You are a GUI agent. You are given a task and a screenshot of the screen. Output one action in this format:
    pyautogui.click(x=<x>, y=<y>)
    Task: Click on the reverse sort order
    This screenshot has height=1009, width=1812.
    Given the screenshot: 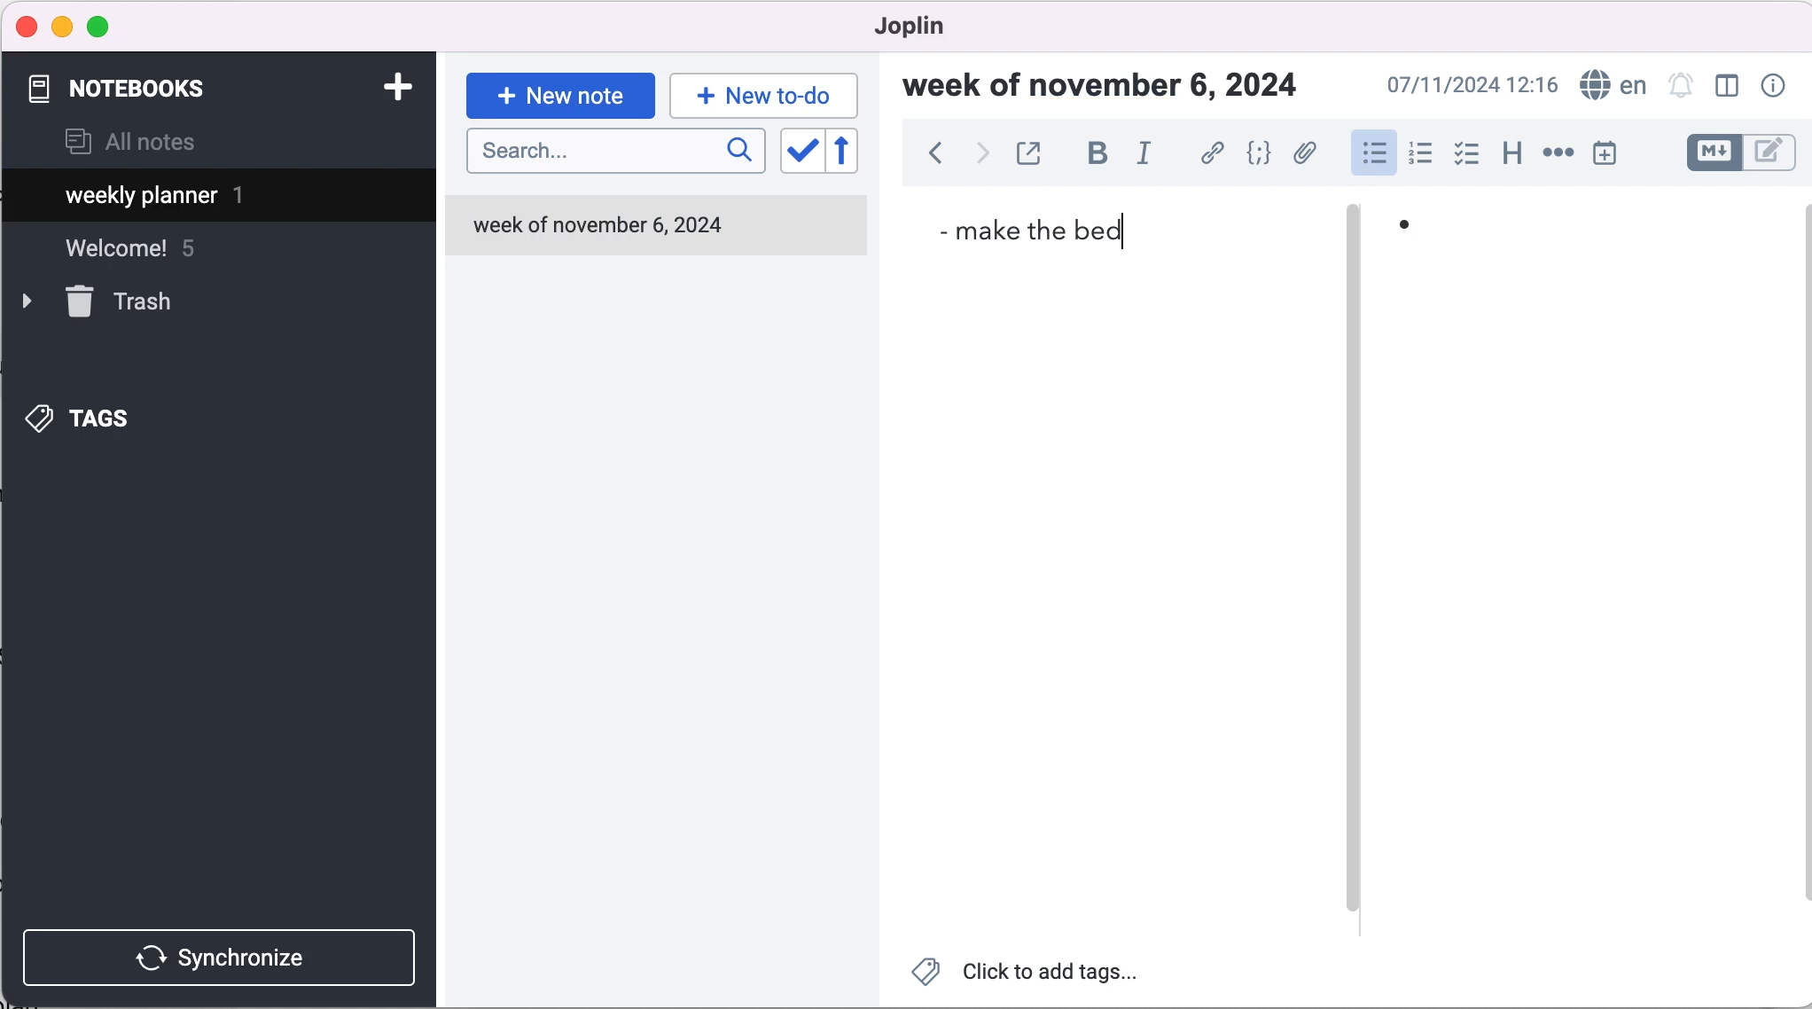 What is the action you would take?
    pyautogui.click(x=857, y=154)
    